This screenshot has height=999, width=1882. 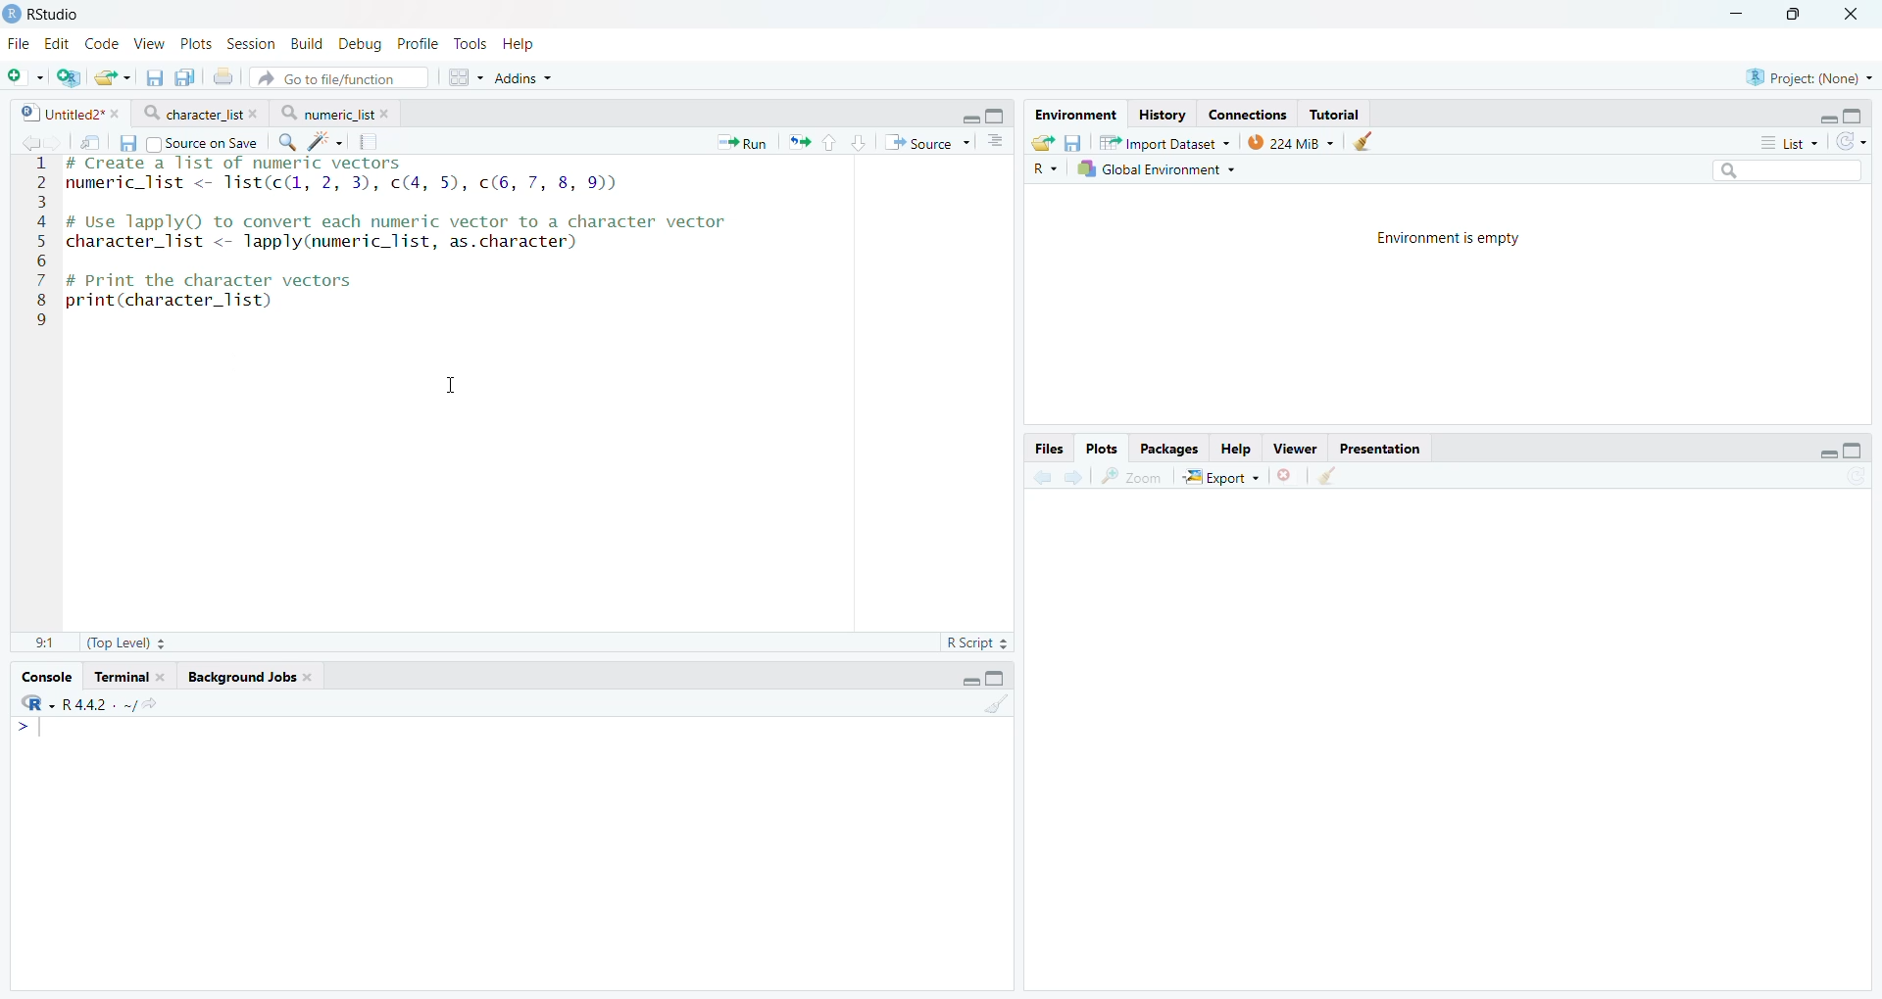 What do you see at coordinates (1074, 141) in the screenshot?
I see `Save` at bounding box center [1074, 141].